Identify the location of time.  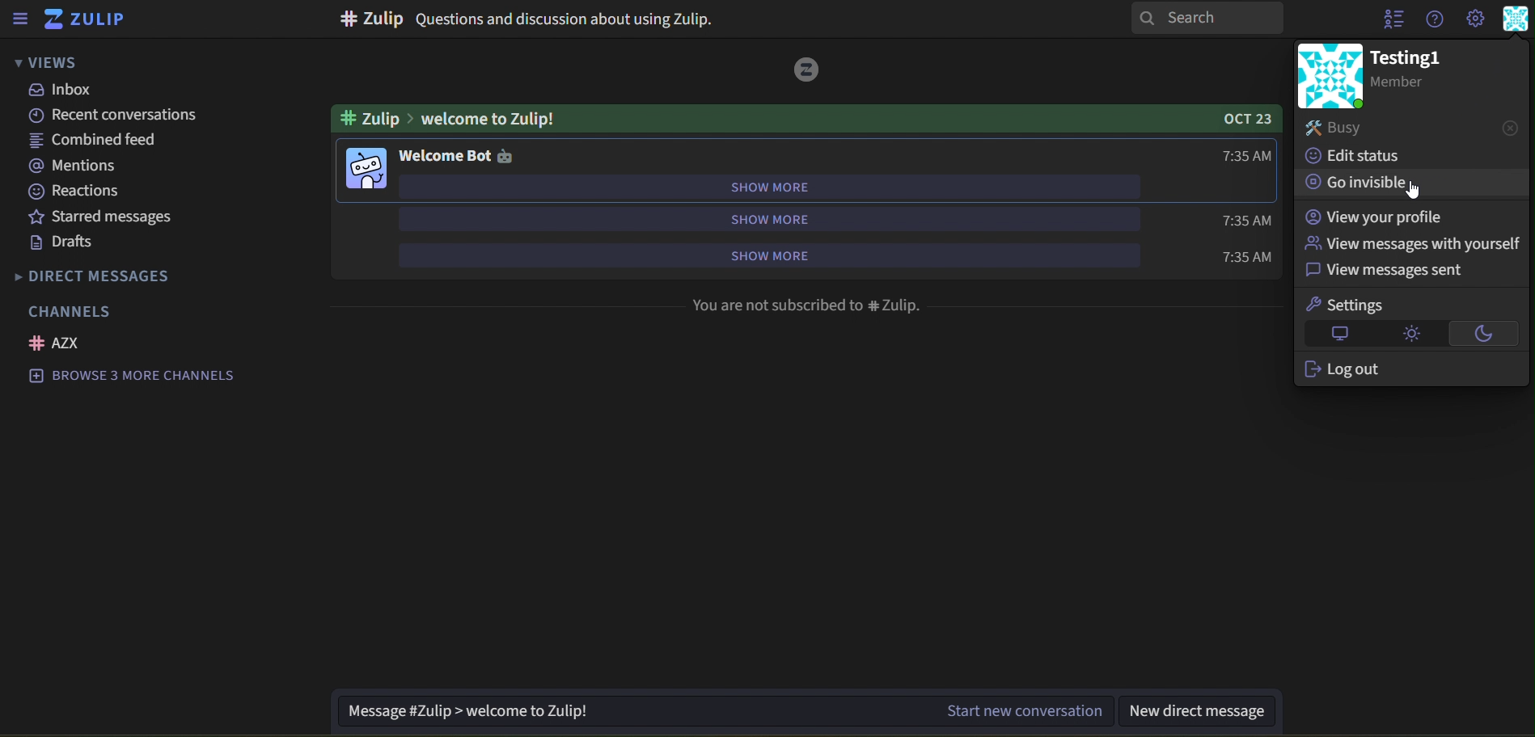
(1247, 156).